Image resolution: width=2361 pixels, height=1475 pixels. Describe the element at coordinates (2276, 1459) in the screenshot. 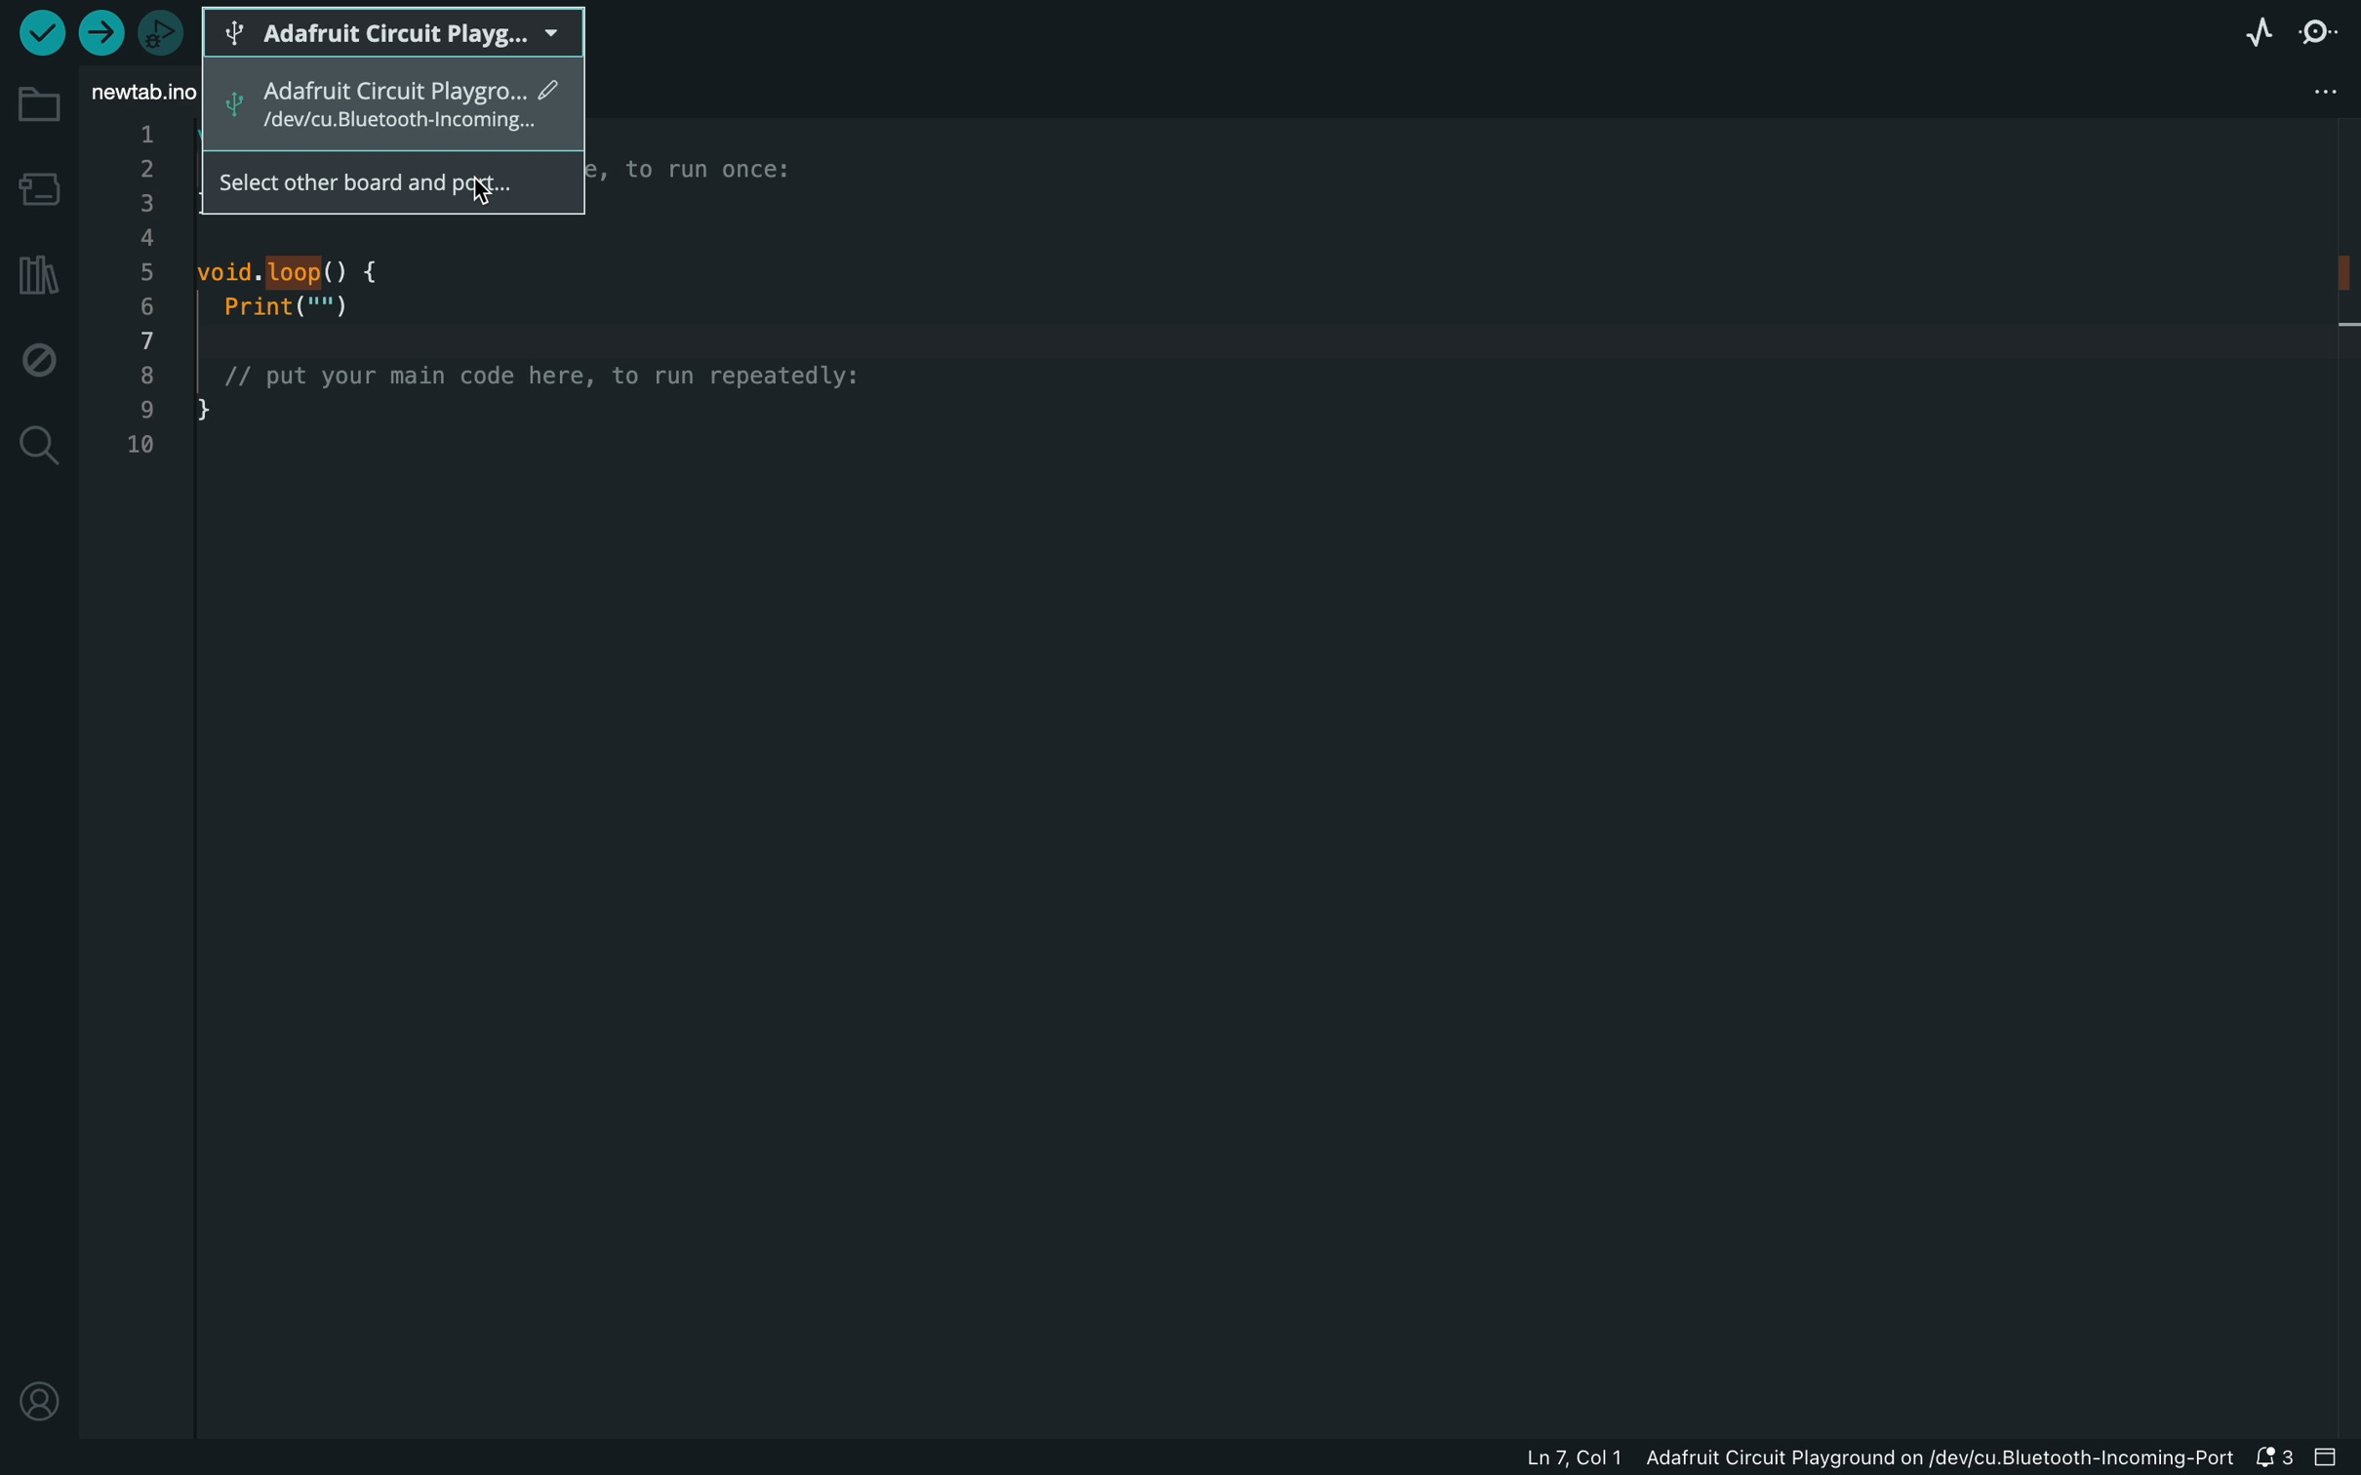

I see `notification` at that location.